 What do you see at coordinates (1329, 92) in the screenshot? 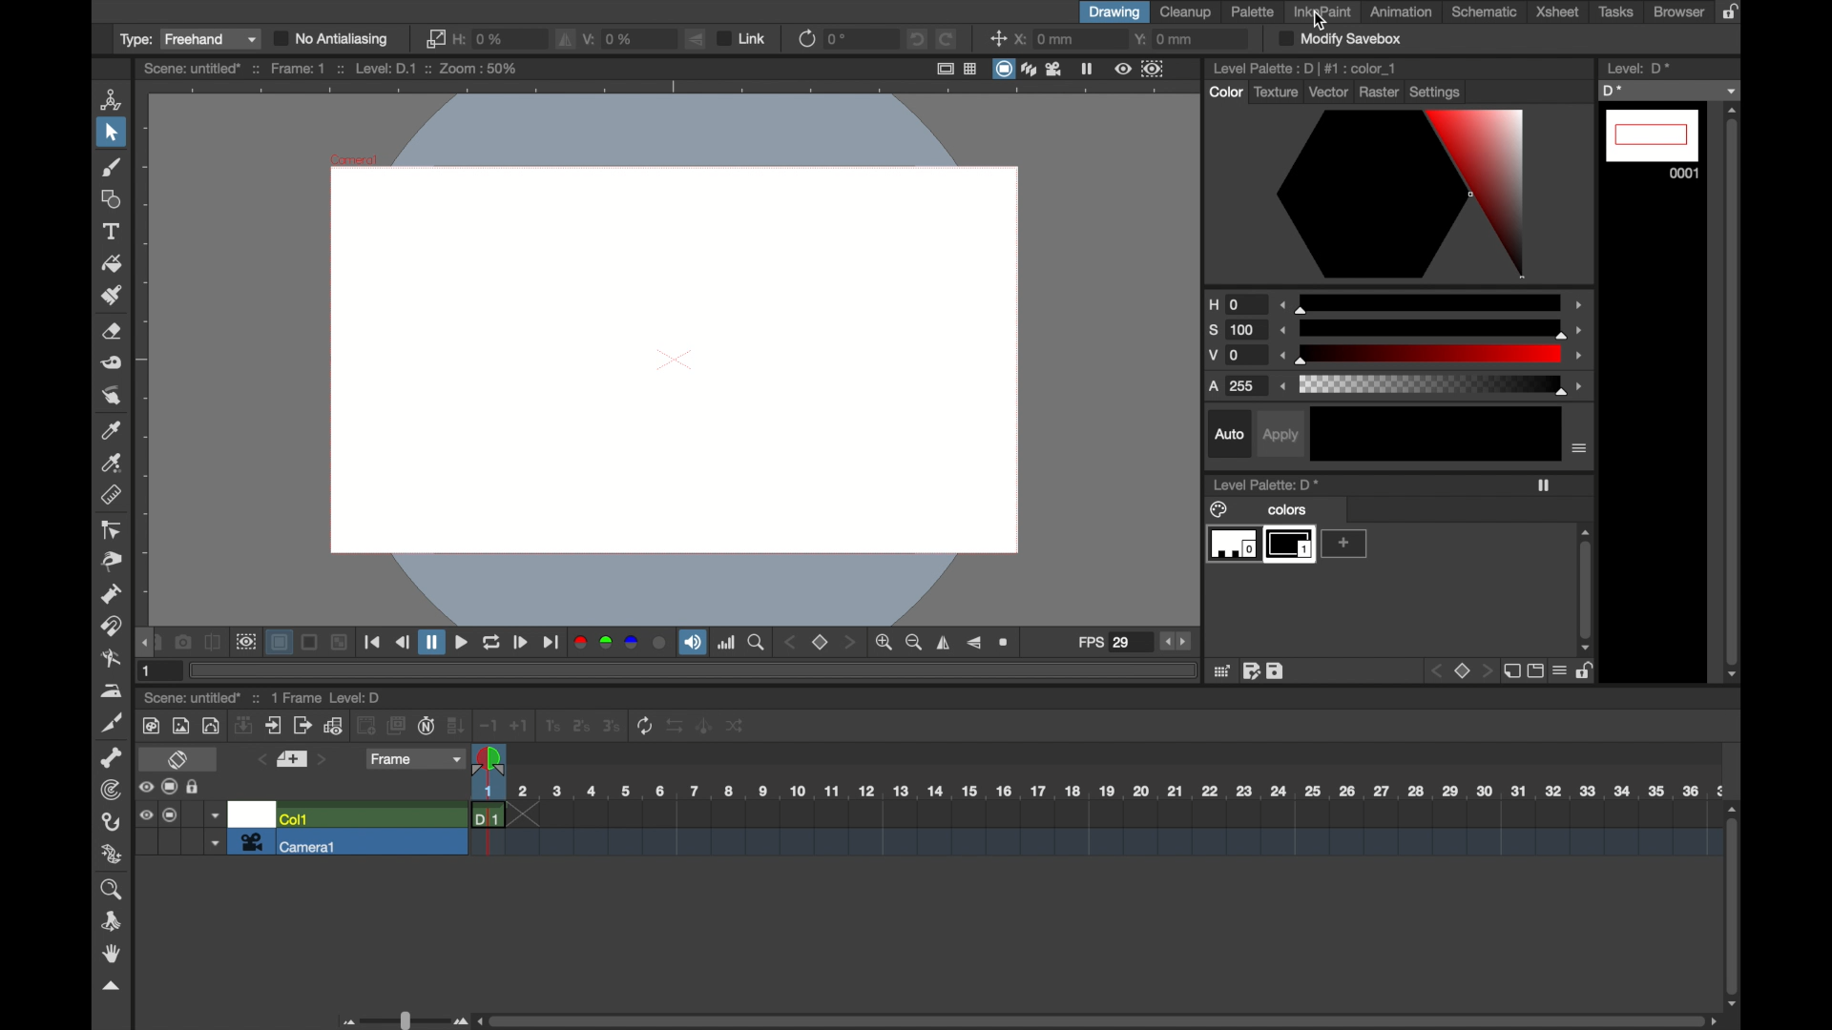
I see `vector` at bounding box center [1329, 92].